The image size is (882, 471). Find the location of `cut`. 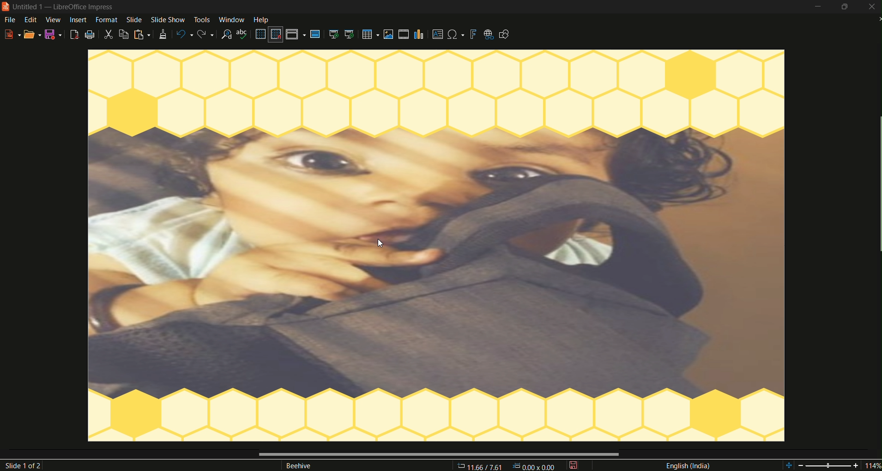

cut is located at coordinates (109, 34).